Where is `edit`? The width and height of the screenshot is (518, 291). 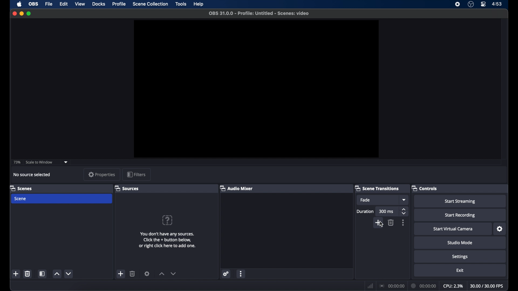
edit is located at coordinates (63, 4).